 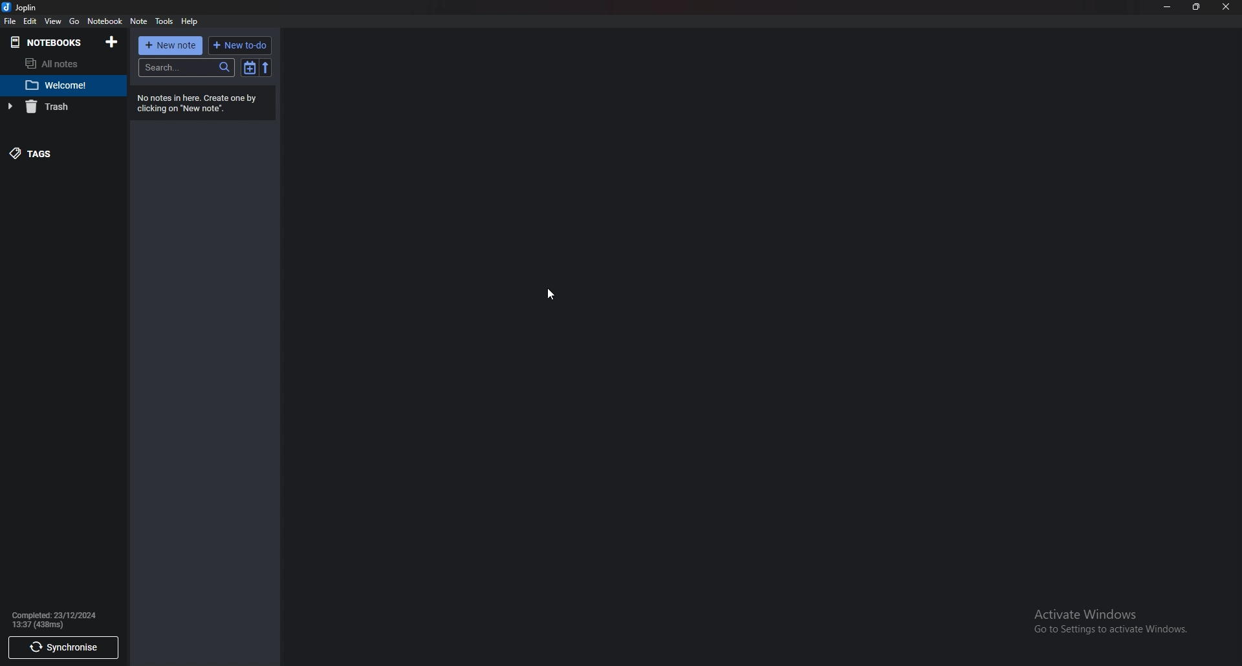 What do you see at coordinates (169, 46) in the screenshot?
I see `New note` at bounding box center [169, 46].